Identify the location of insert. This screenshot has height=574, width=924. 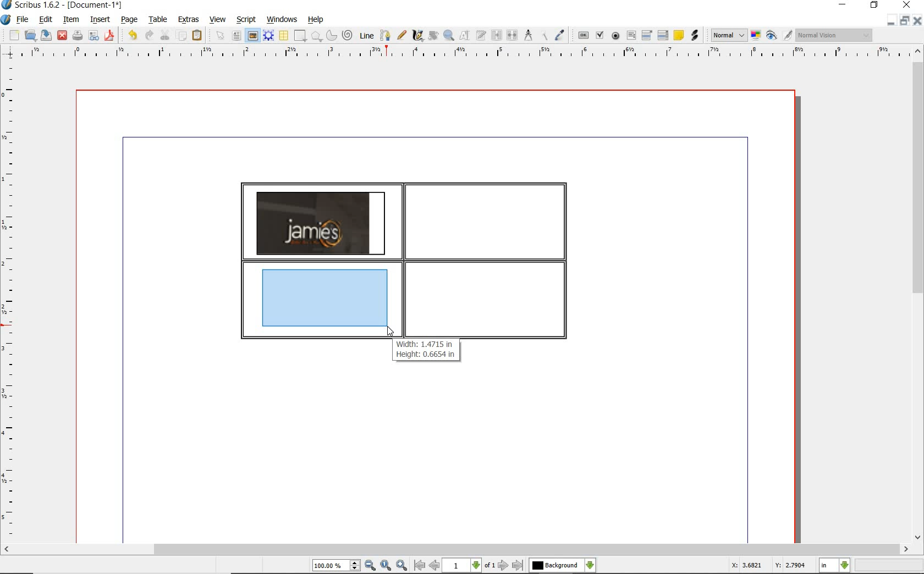
(99, 20).